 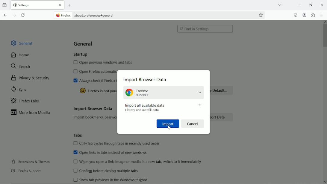 What do you see at coordinates (325, 22) in the screenshot?
I see `scroll up` at bounding box center [325, 22].